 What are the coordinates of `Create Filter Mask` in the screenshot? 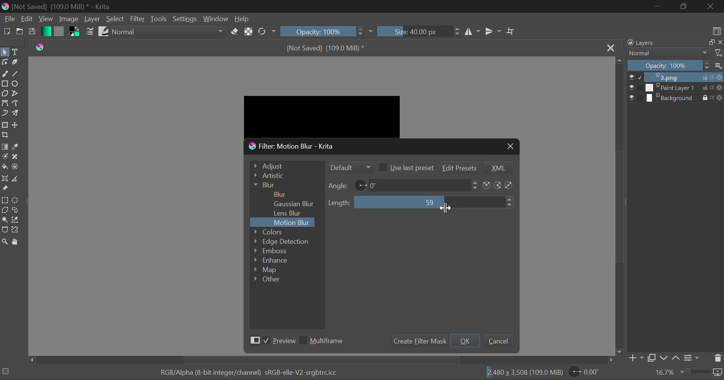 It's located at (418, 341).